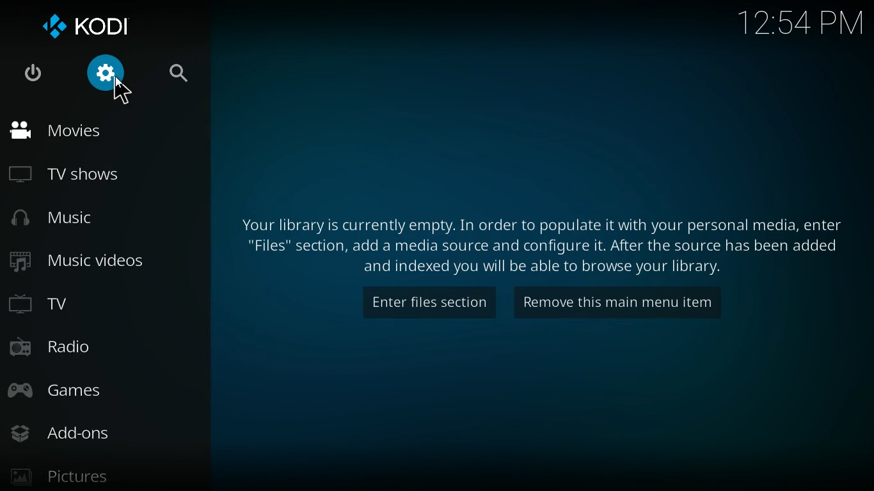 The image size is (874, 491). Describe the element at coordinates (429, 304) in the screenshot. I see `enter files` at that location.